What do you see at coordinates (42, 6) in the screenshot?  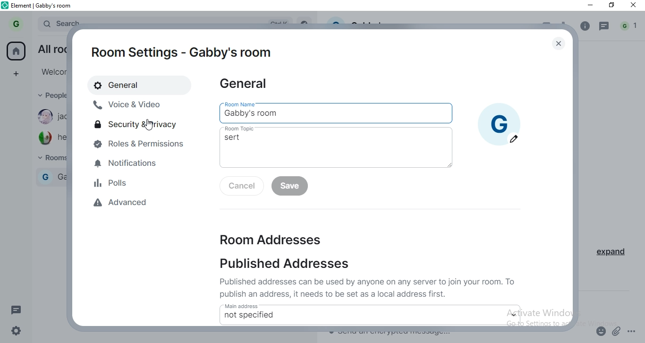 I see `element` at bounding box center [42, 6].